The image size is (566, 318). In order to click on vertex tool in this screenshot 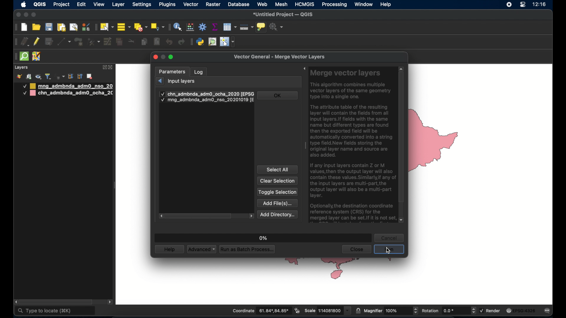, I will do `click(93, 41)`.